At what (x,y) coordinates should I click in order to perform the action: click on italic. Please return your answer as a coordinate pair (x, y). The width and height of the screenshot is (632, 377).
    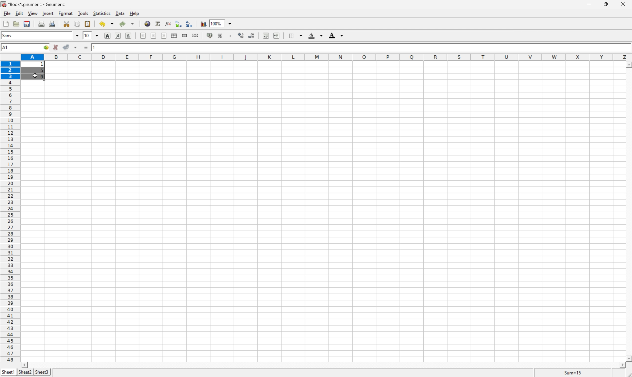
    Looking at the image, I should click on (119, 35).